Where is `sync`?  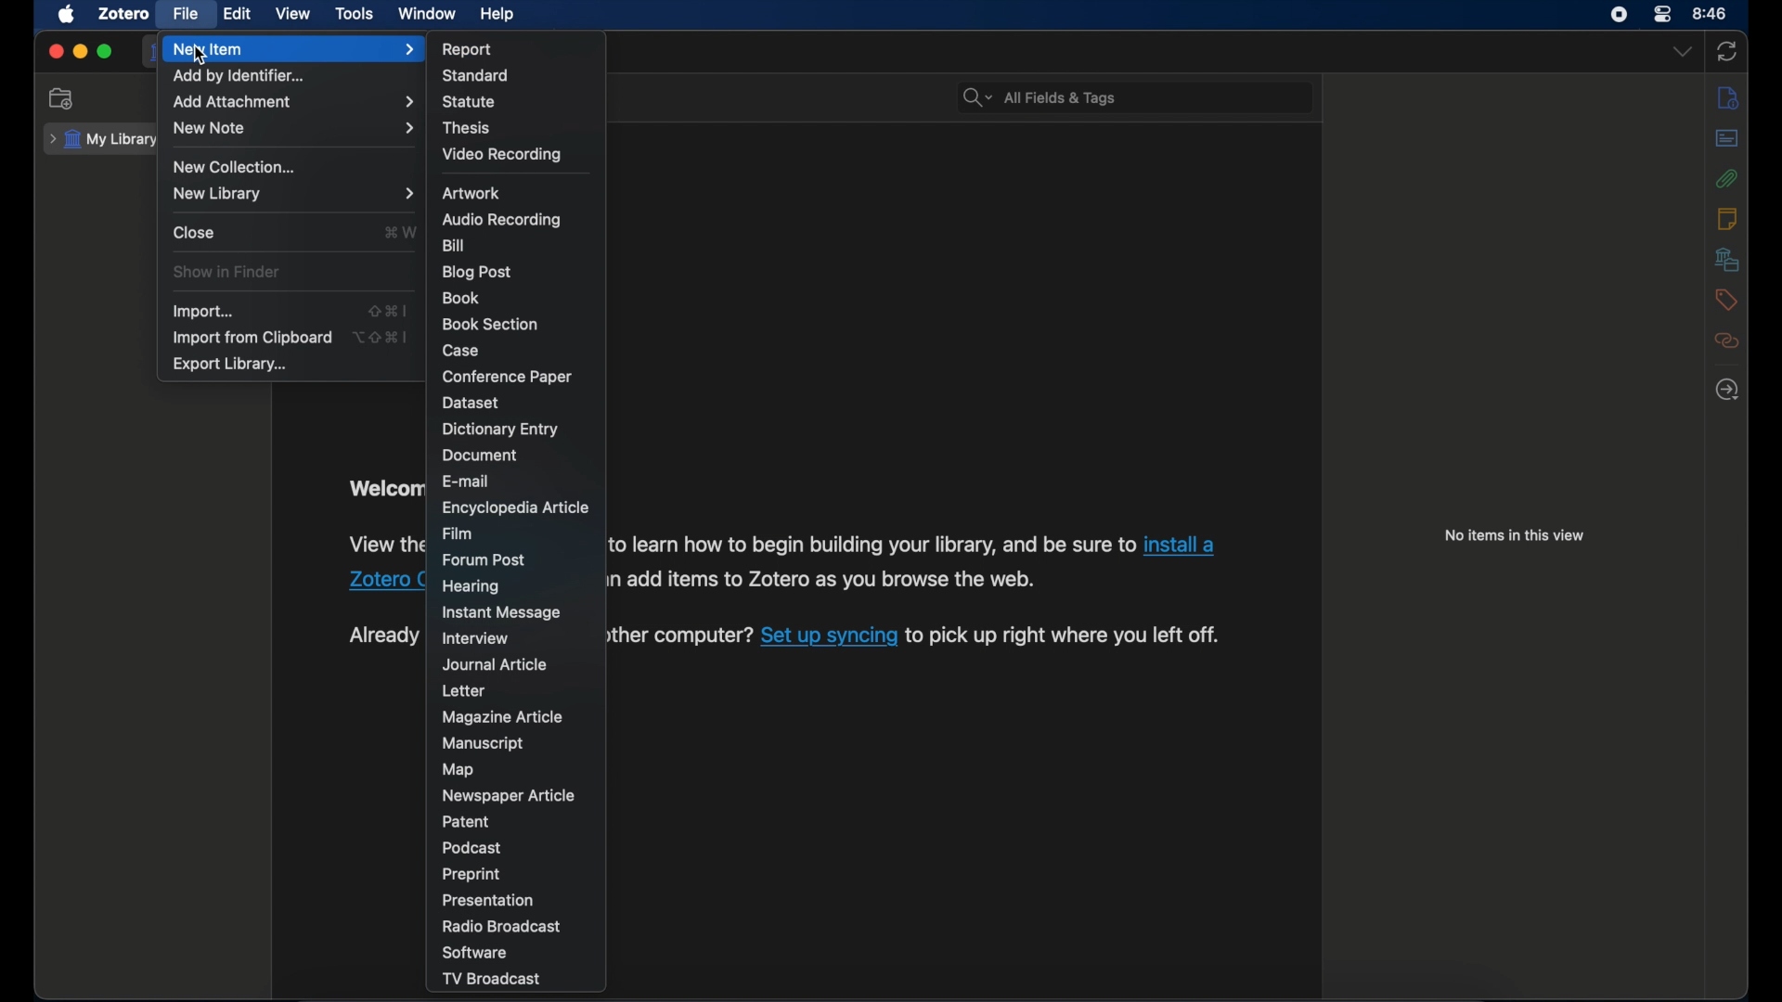
sync is located at coordinates (1726, 53).